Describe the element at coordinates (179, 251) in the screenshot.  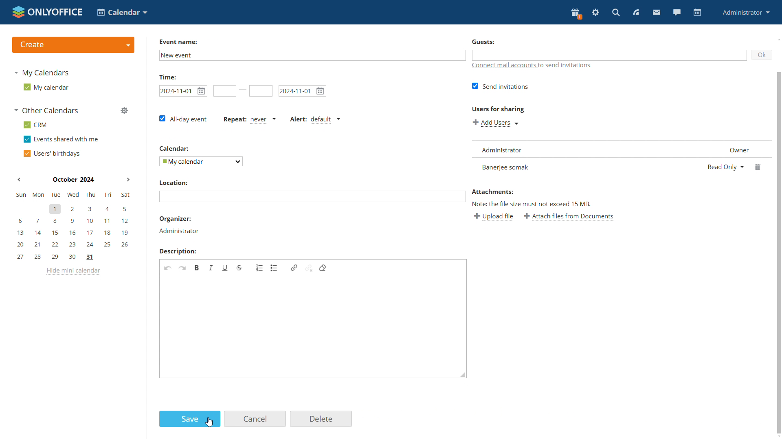
I see `Description` at that location.